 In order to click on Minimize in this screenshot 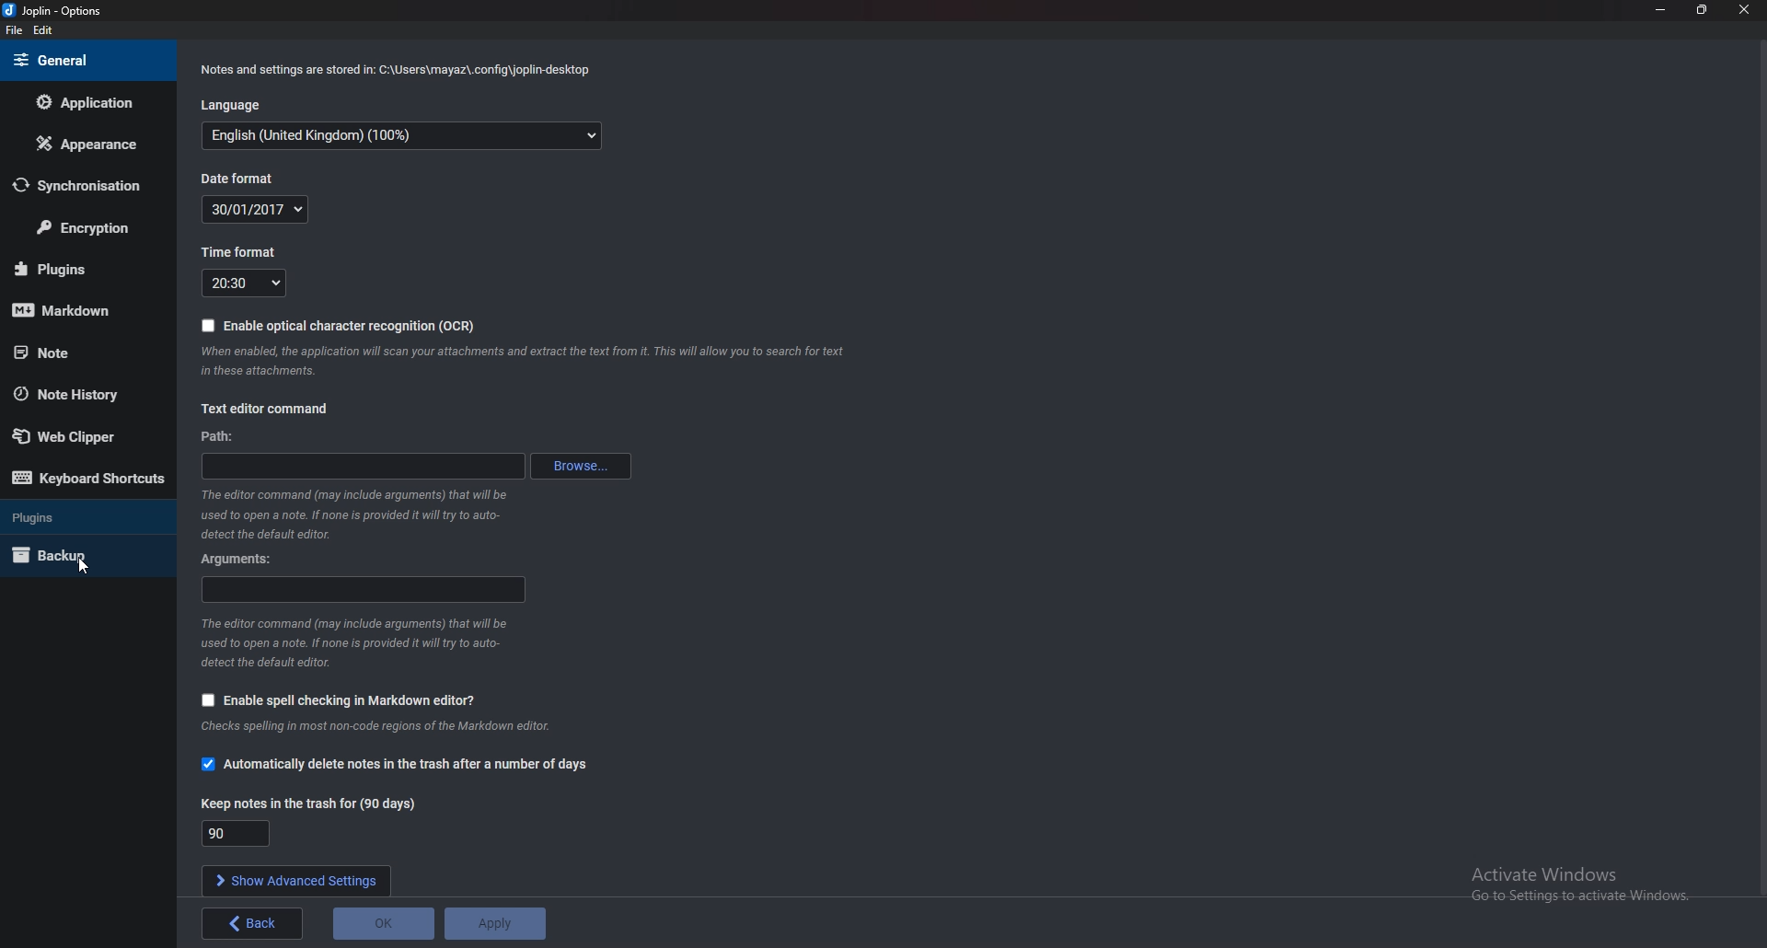, I will do `click(1663, 9)`.